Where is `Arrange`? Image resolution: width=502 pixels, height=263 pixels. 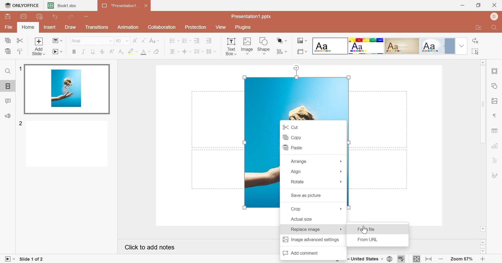 Arrange is located at coordinates (298, 161).